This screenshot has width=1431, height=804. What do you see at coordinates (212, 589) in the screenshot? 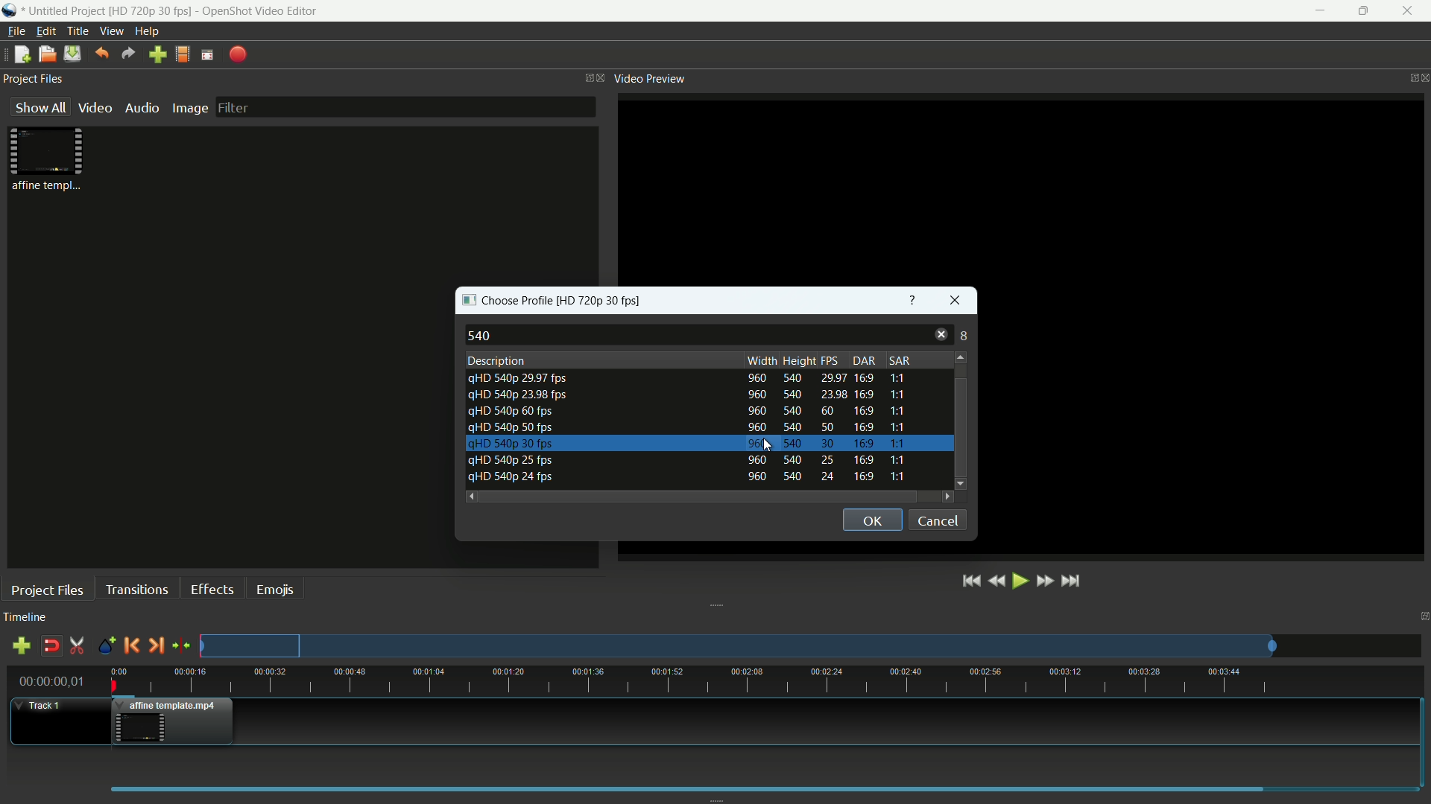
I see `effects` at bounding box center [212, 589].